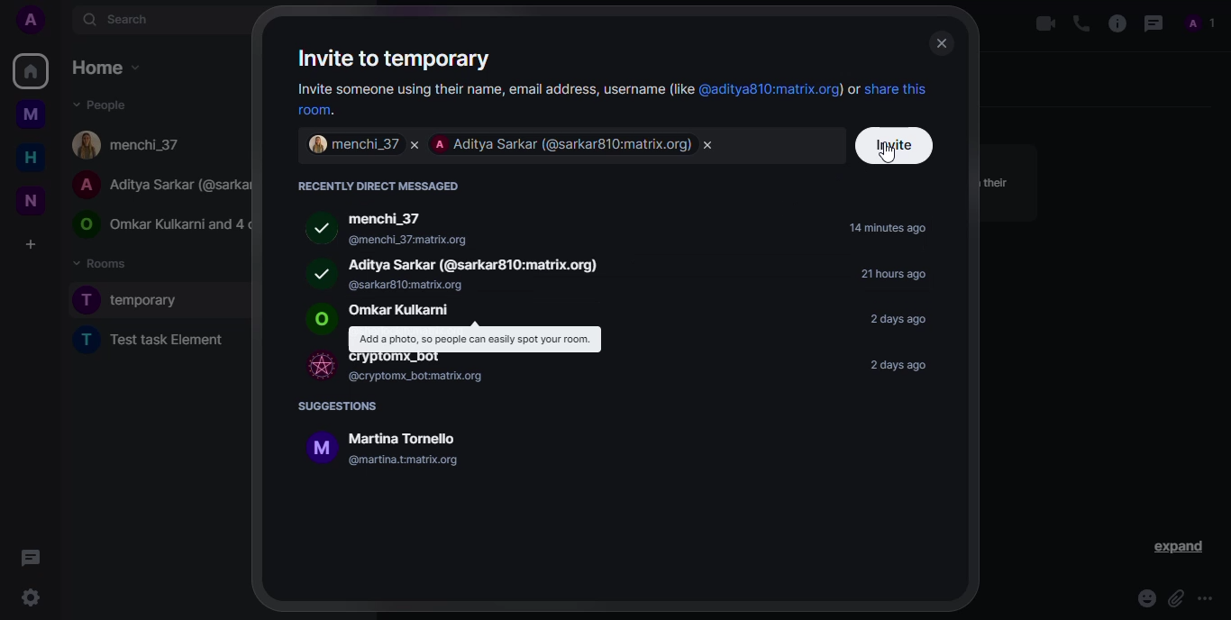 The image size is (1231, 620). Describe the element at coordinates (315, 449) in the screenshot. I see `Profile picture` at that location.